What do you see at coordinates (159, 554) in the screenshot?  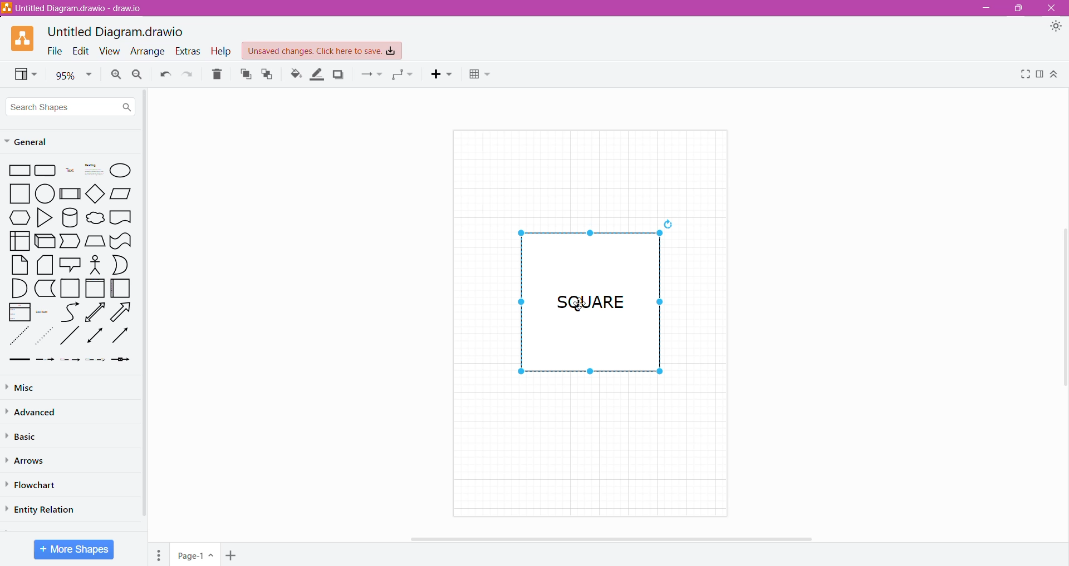 I see `Pages` at bounding box center [159, 554].